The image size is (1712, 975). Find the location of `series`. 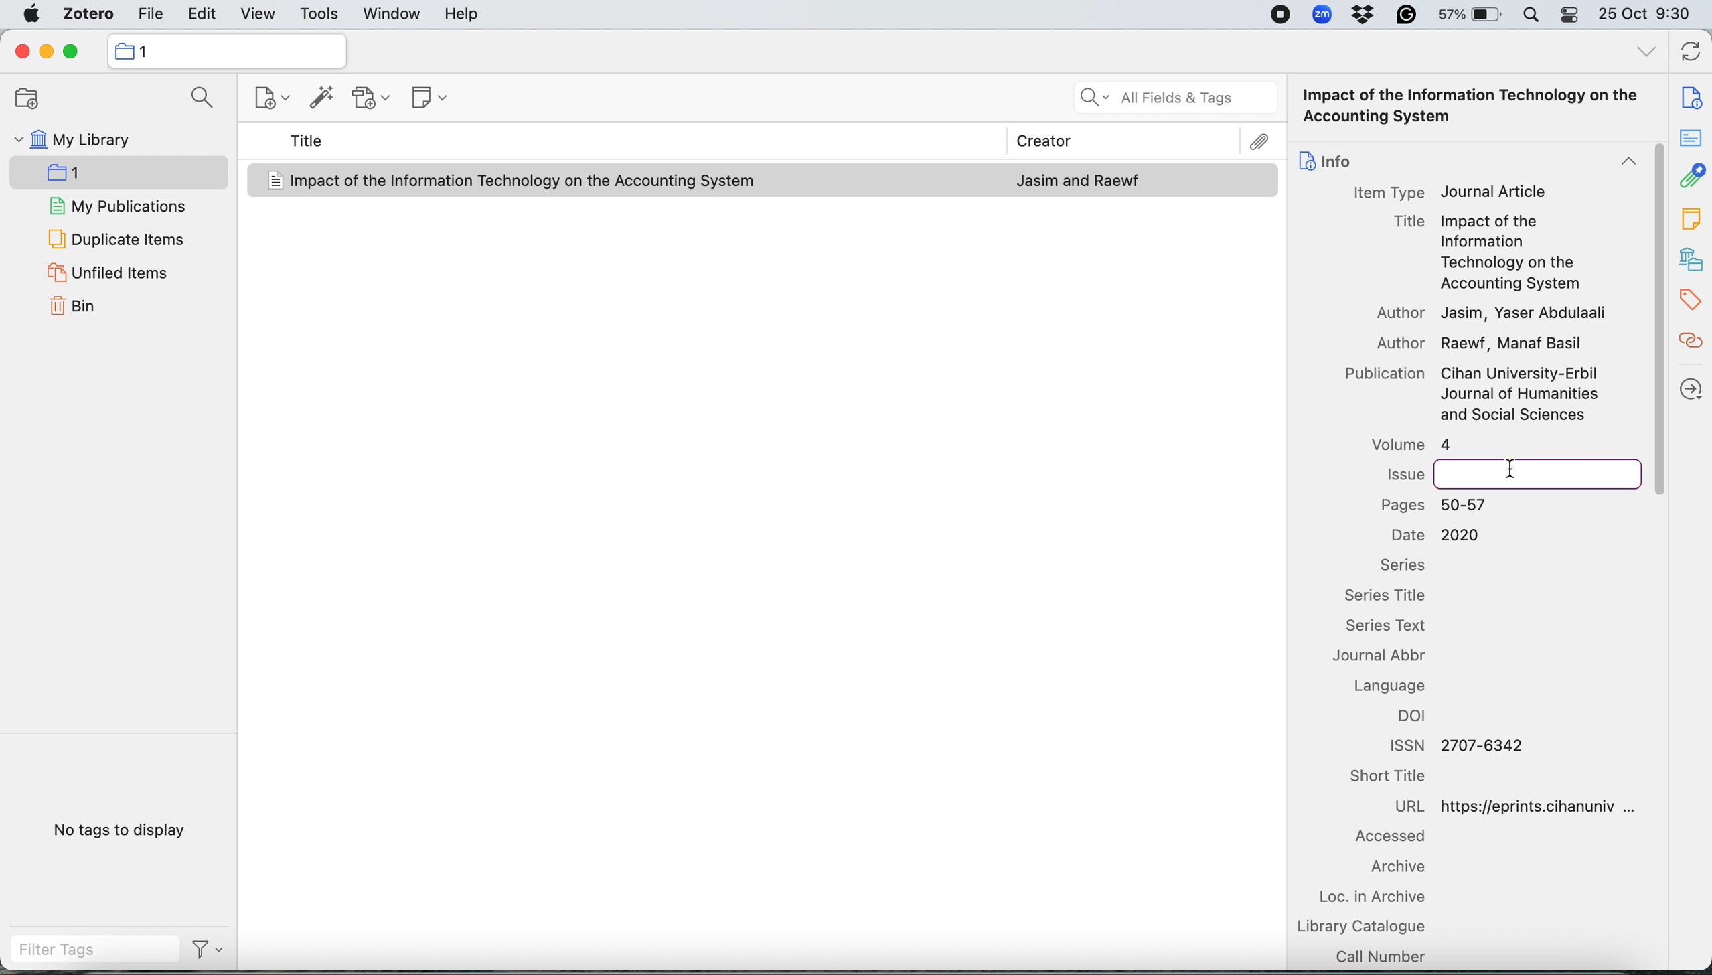

series is located at coordinates (1401, 565).